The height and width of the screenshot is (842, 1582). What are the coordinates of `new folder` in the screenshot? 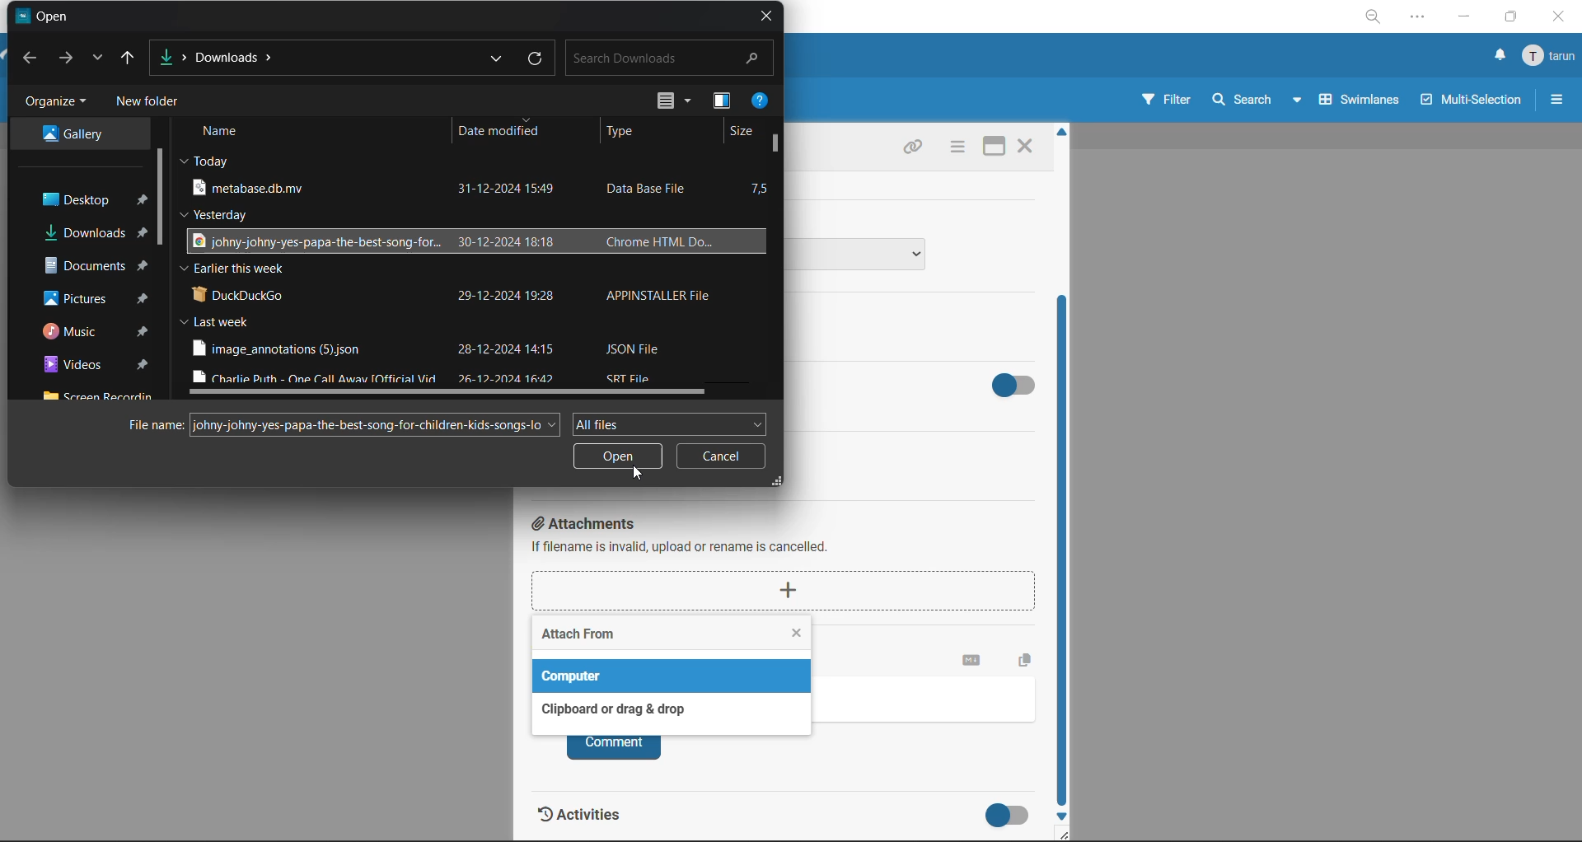 It's located at (154, 104).